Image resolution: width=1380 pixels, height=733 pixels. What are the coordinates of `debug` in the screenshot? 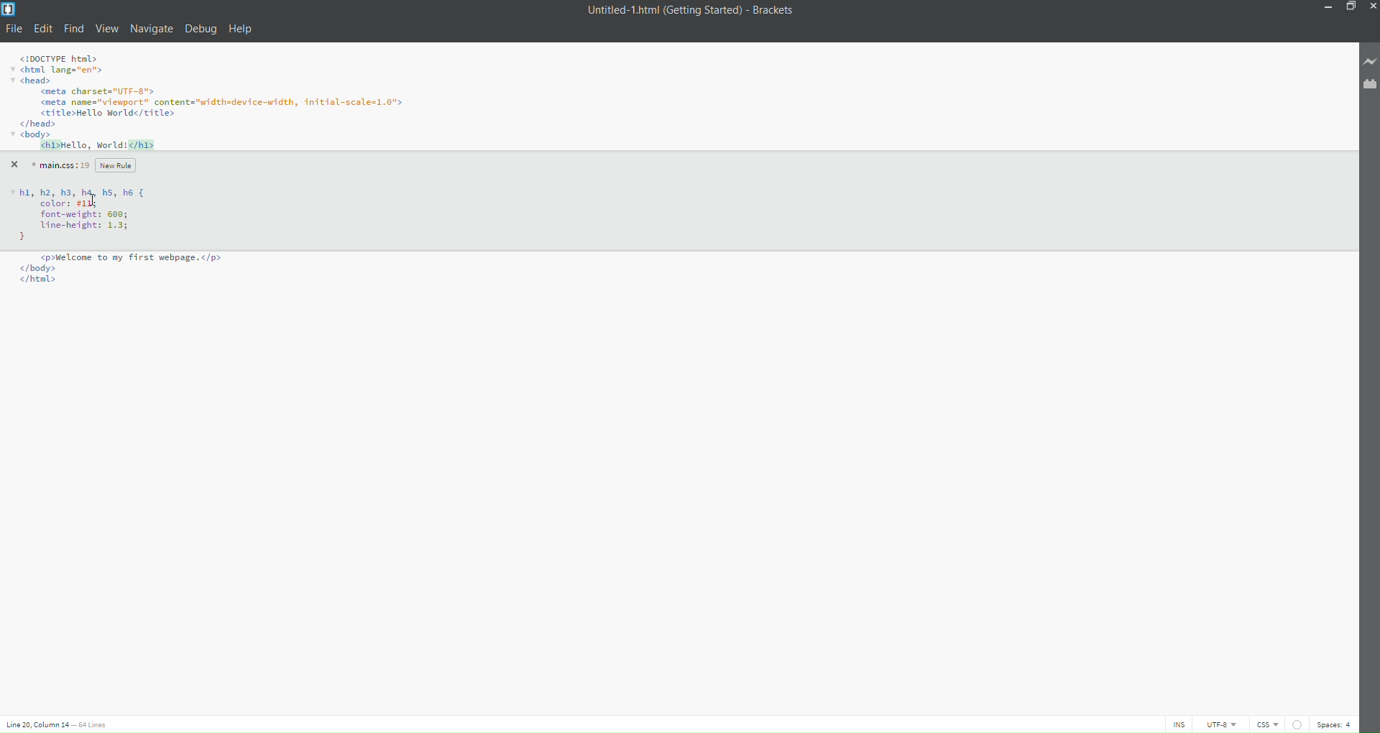 It's located at (200, 32).